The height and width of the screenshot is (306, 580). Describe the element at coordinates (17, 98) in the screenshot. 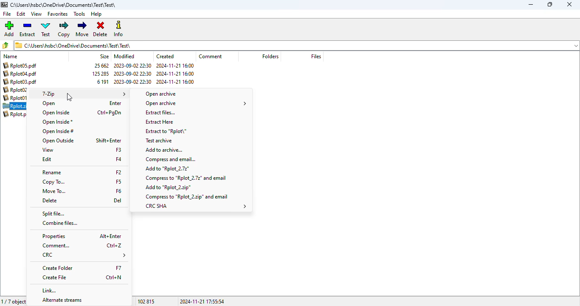

I see `Rplot01.pdf` at that location.